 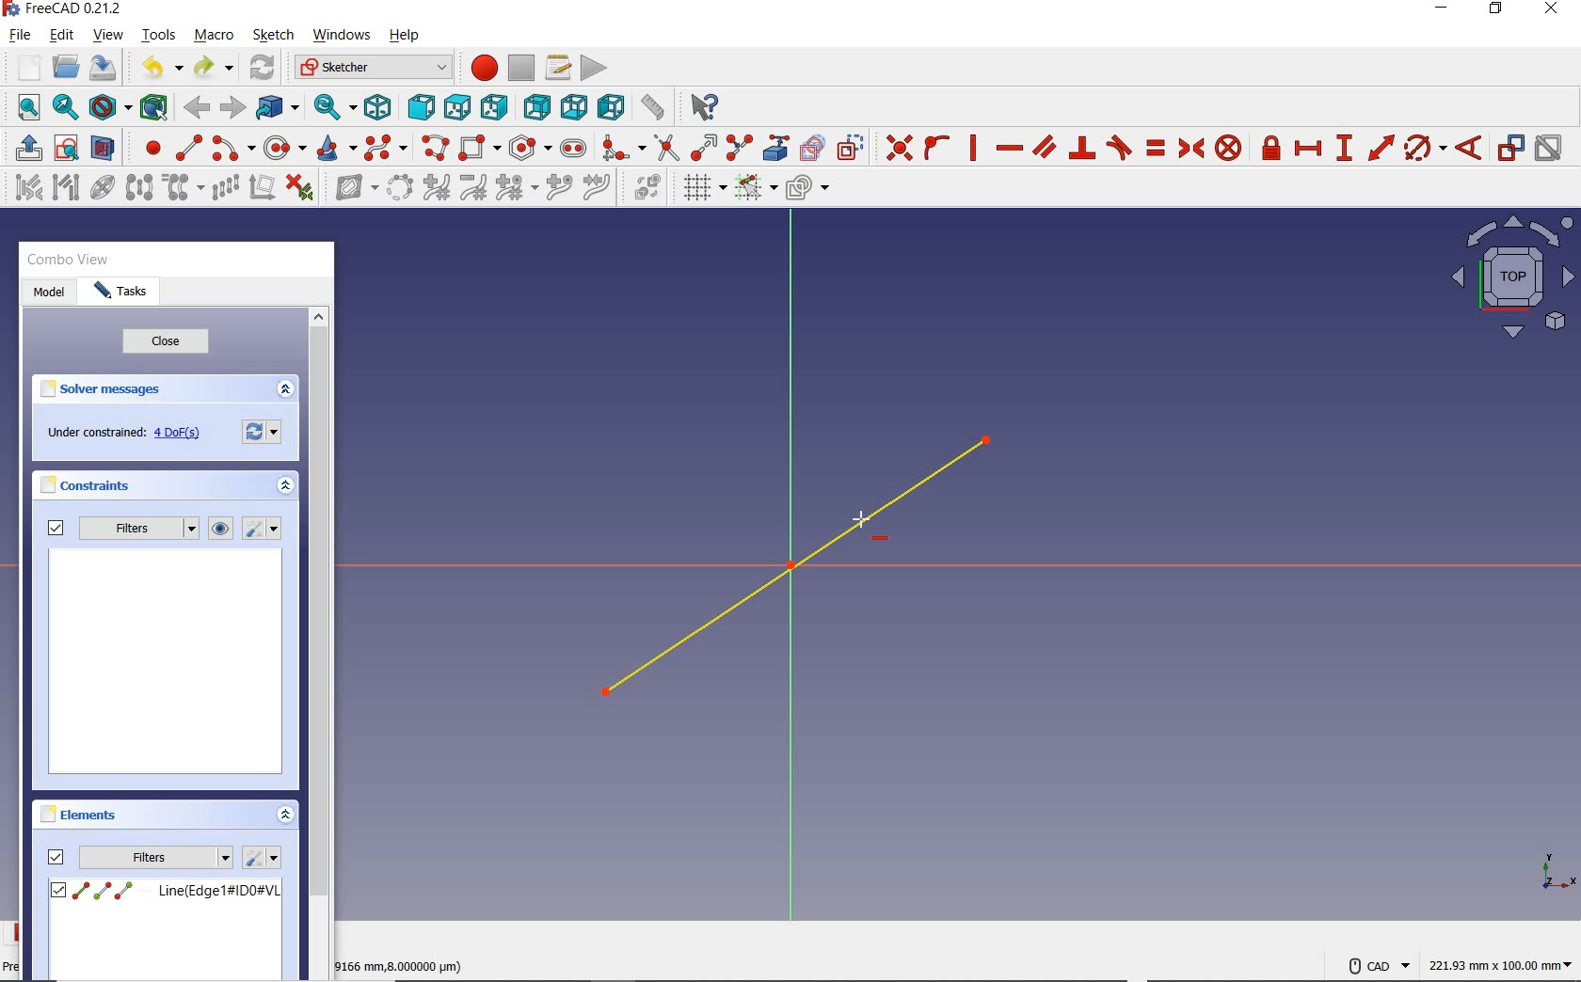 What do you see at coordinates (336, 108) in the screenshot?
I see `SYNC VIEW` at bounding box center [336, 108].